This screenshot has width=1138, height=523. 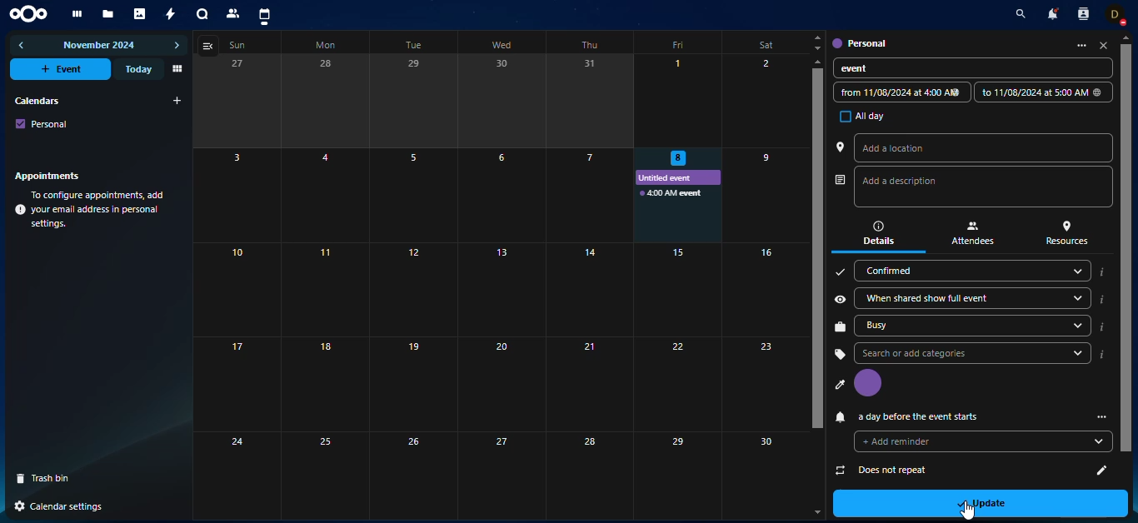 What do you see at coordinates (141, 14) in the screenshot?
I see `photos` at bounding box center [141, 14].